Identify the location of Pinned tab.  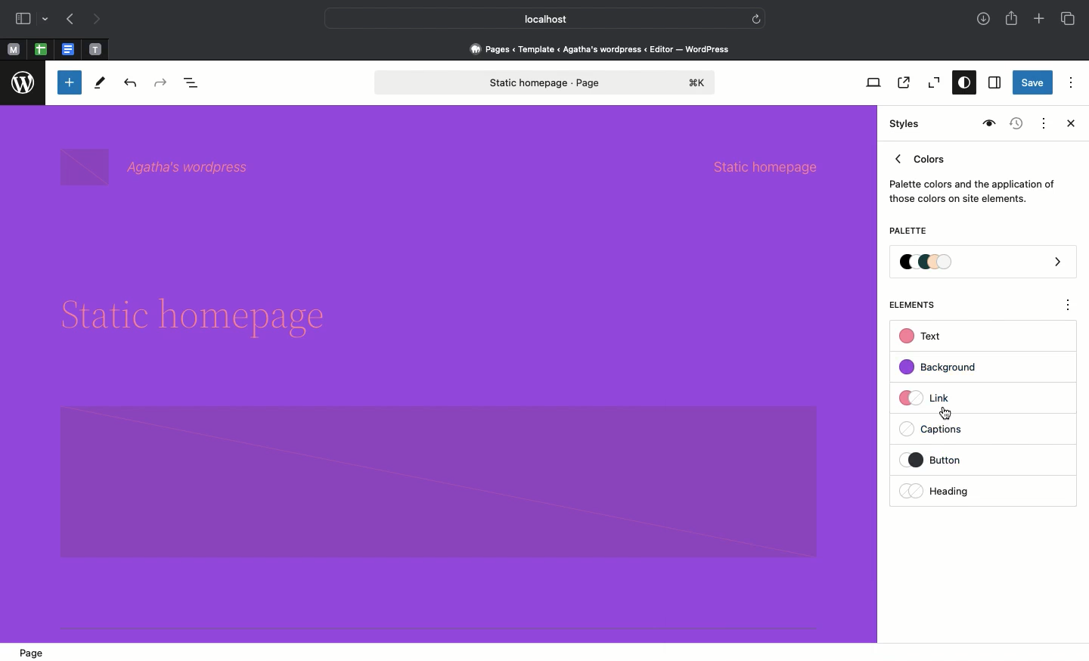
(41, 50).